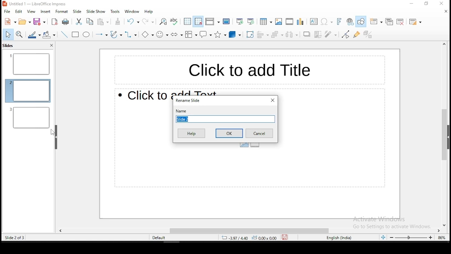 Image resolution: width=451 pixels, height=254 pixels. What do you see at coordinates (30, 64) in the screenshot?
I see `slide 1` at bounding box center [30, 64].